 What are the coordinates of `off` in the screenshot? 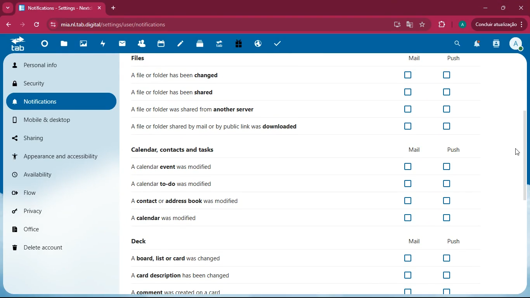 It's located at (409, 202).